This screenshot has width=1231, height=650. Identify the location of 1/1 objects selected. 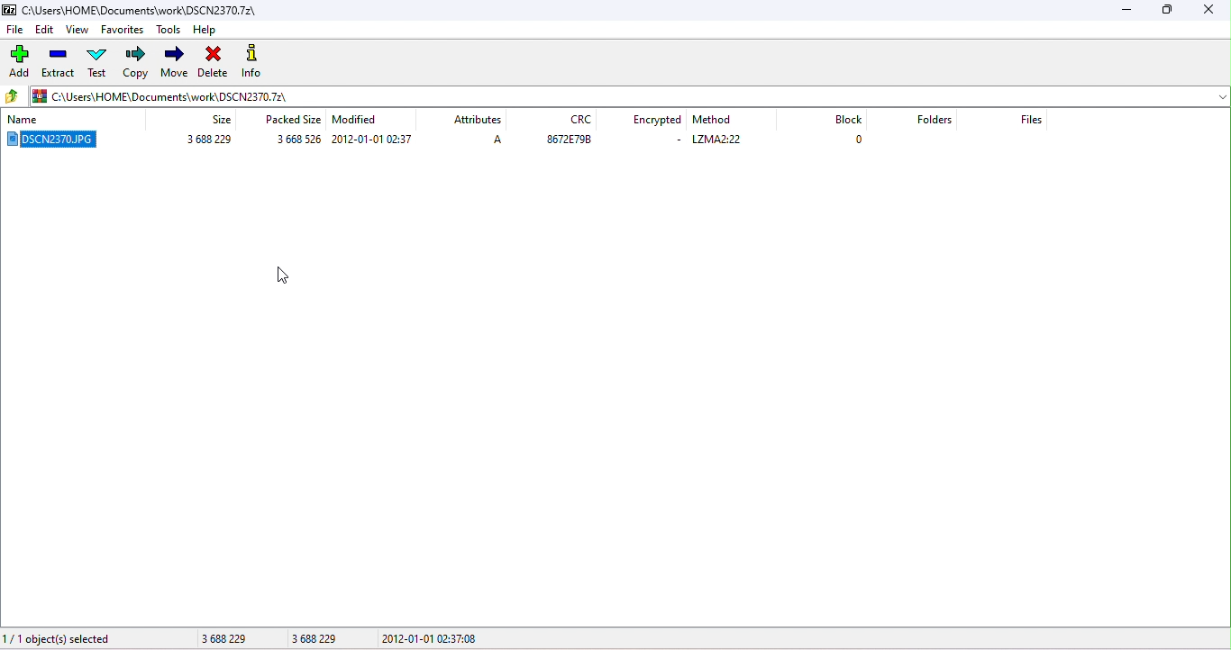
(87, 637).